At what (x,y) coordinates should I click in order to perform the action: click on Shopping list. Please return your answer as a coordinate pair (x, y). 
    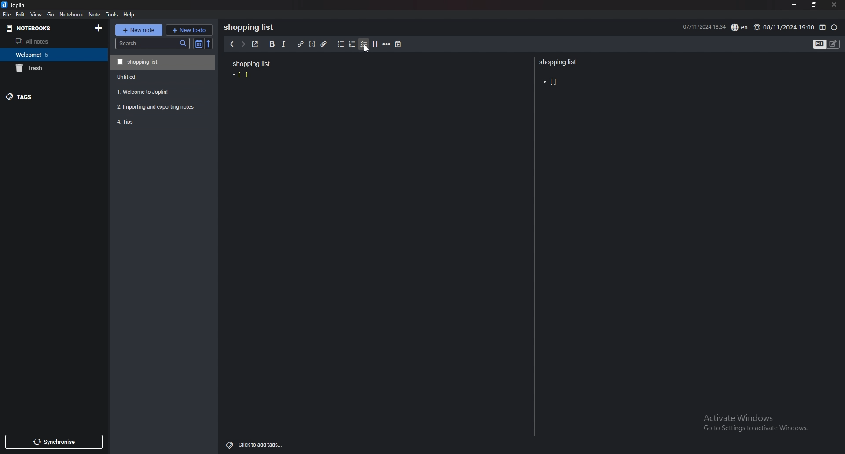
    Looking at the image, I should click on (162, 62).